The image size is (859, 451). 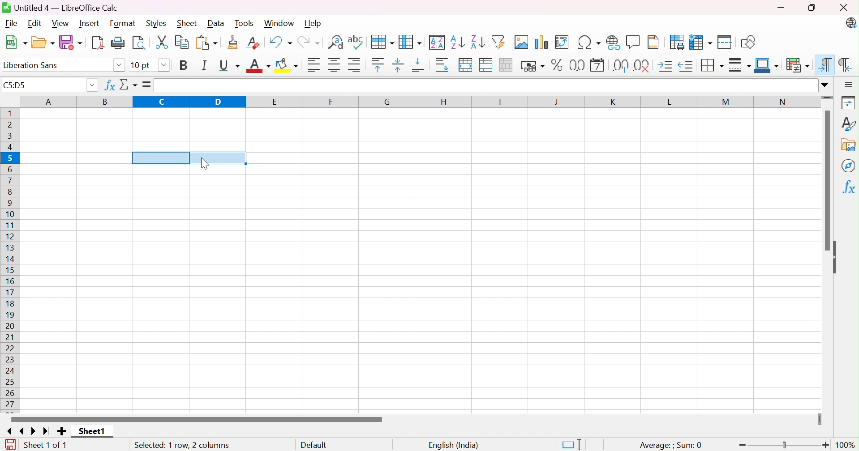 I want to click on Sort, so click(x=438, y=41).